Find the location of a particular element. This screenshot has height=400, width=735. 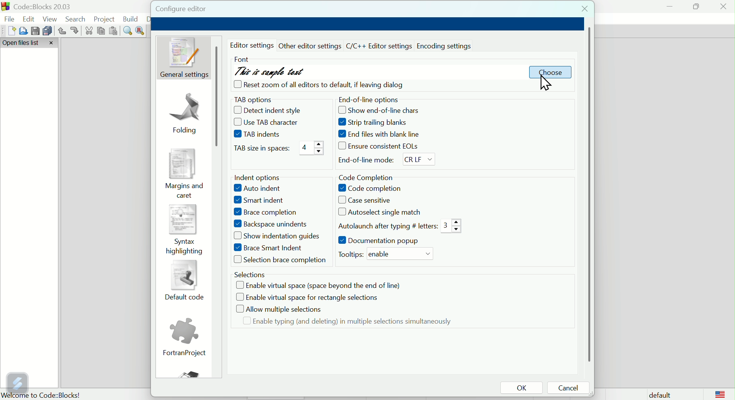

View is located at coordinates (51, 19).